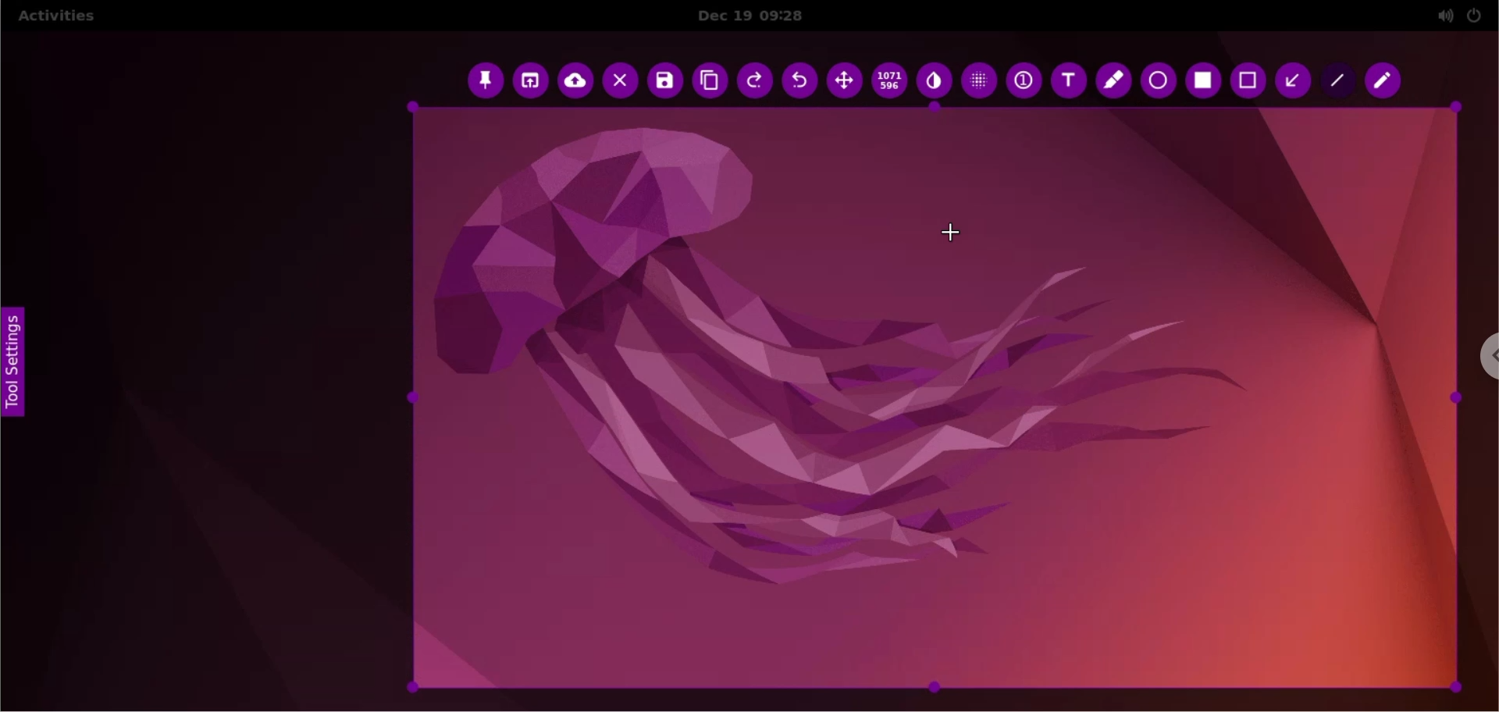 The height and width of the screenshot is (712, 1499). Describe the element at coordinates (1336, 81) in the screenshot. I see `line` at that location.